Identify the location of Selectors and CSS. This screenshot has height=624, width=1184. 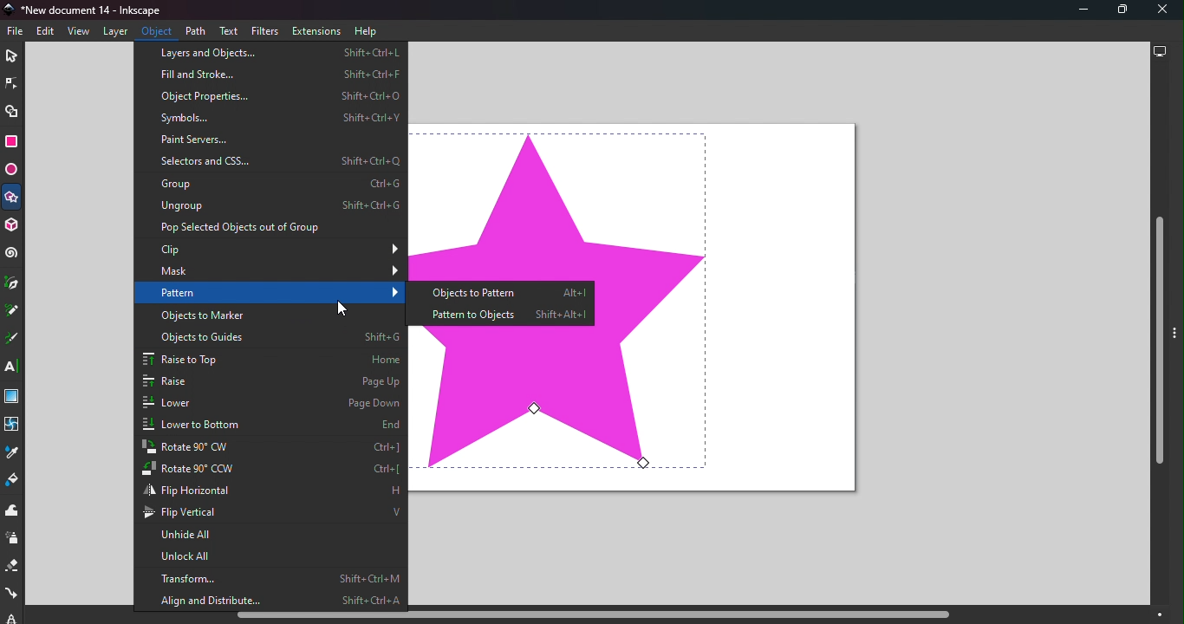
(280, 162).